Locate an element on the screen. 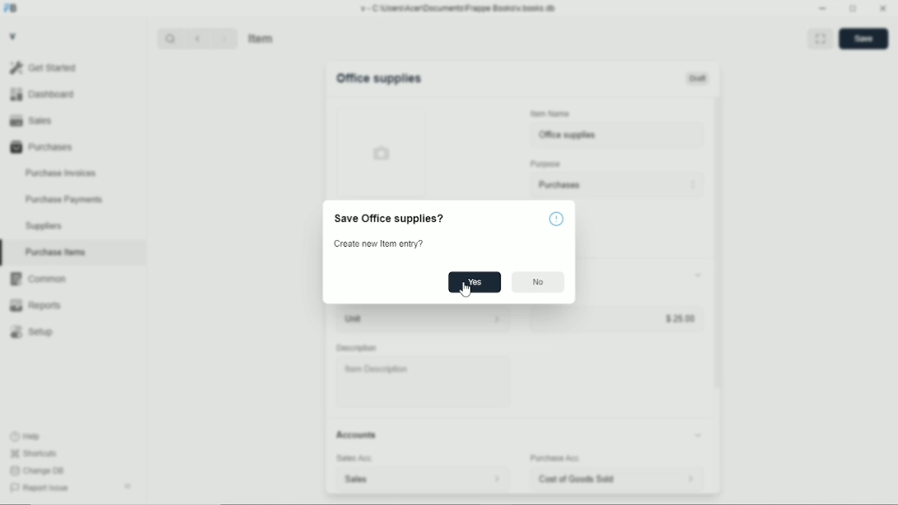 This screenshot has height=505, width=898. sales acc. is located at coordinates (355, 458).